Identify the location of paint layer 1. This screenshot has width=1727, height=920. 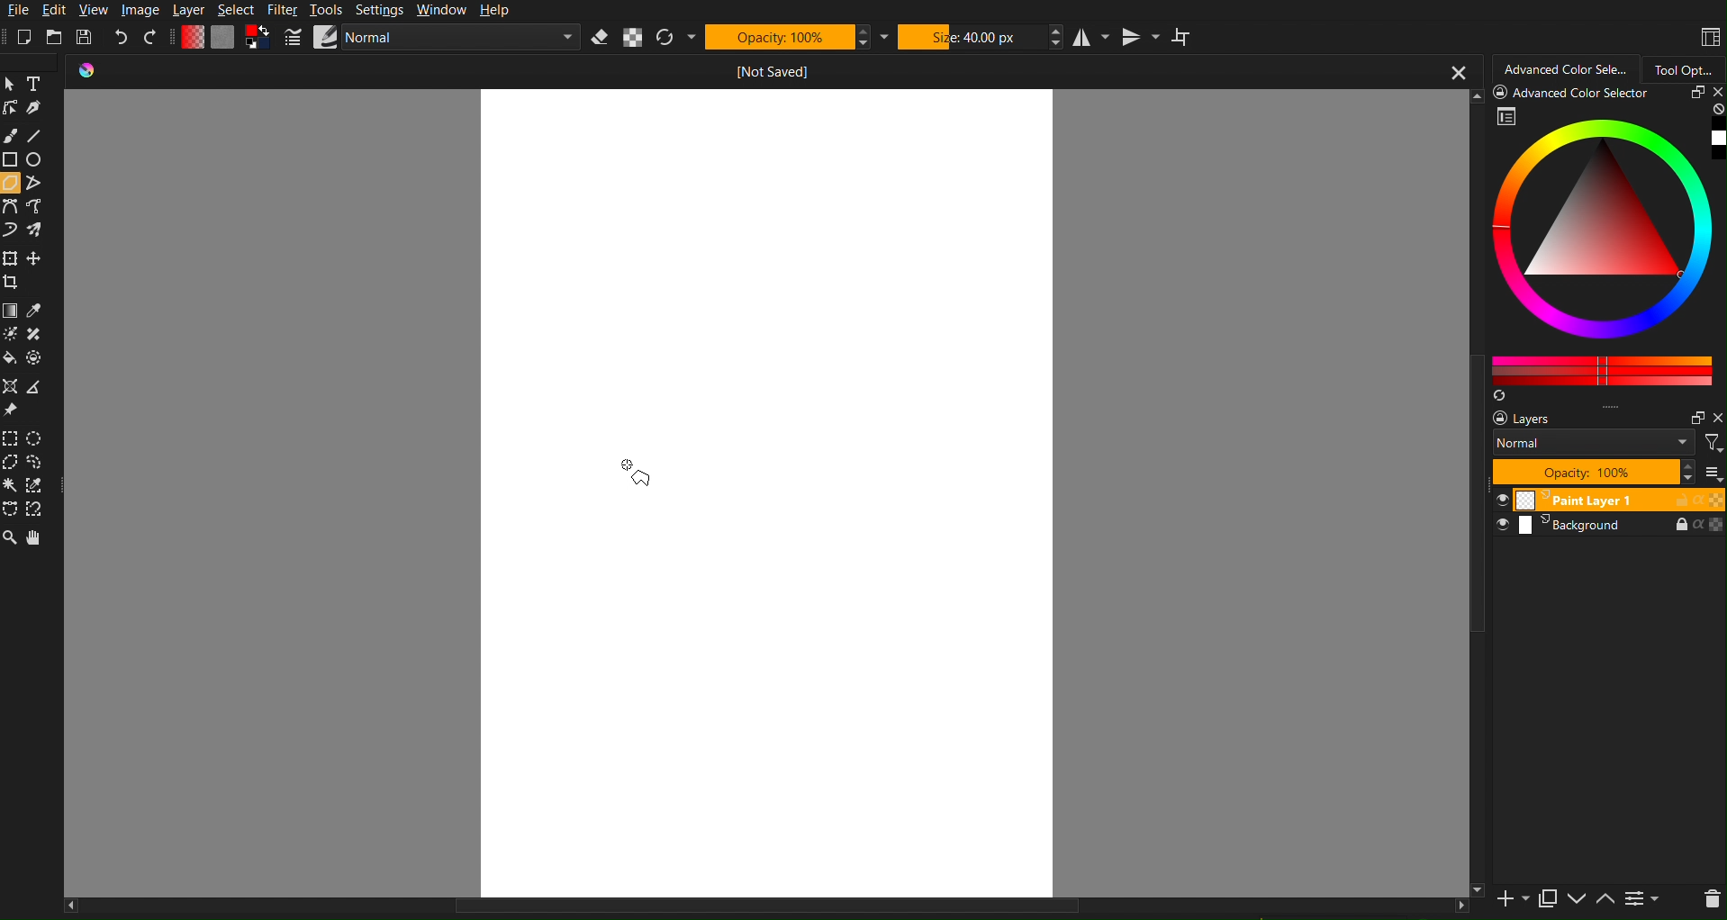
(1605, 500).